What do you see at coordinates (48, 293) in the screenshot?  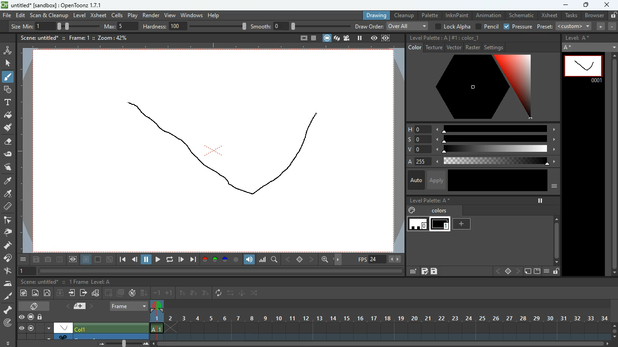 I see `change` at bounding box center [48, 293].